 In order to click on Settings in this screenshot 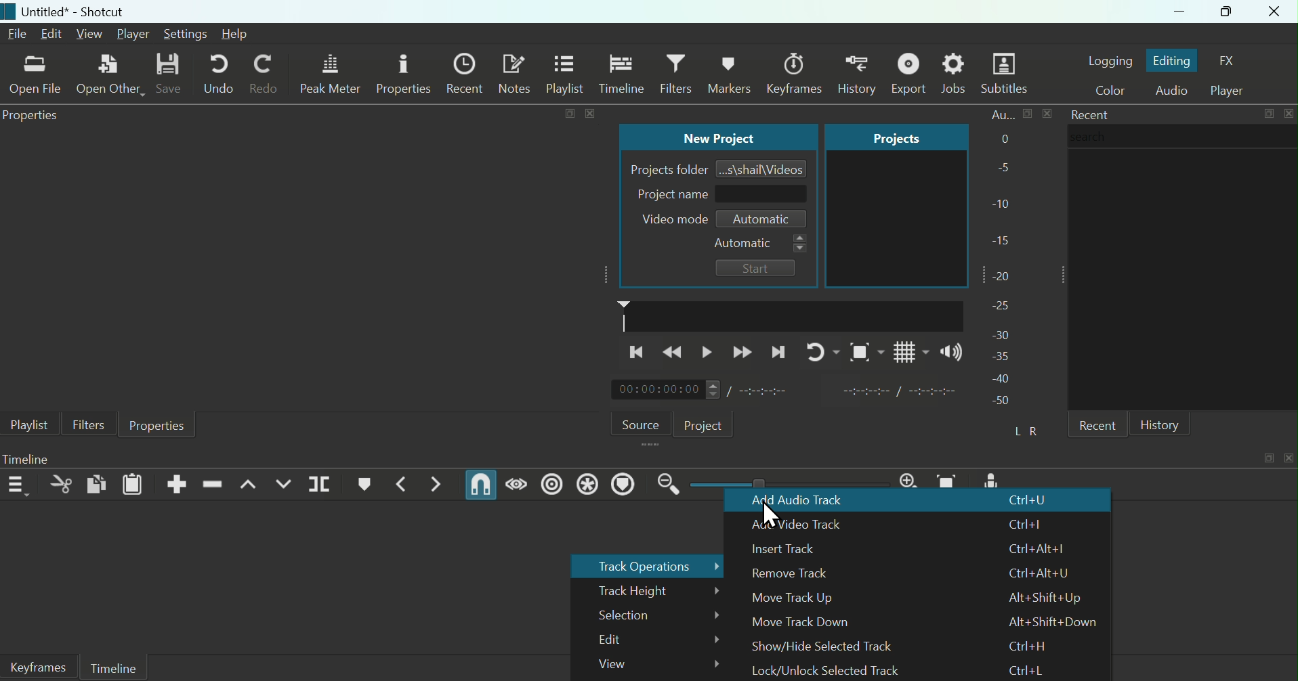, I will do `click(186, 34)`.